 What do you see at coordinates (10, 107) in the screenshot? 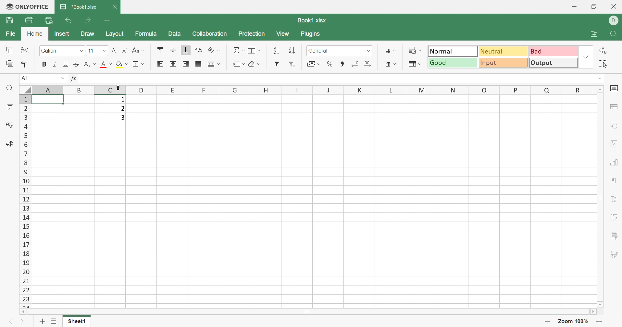
I see `Comments` at bounding box center [10, 107].